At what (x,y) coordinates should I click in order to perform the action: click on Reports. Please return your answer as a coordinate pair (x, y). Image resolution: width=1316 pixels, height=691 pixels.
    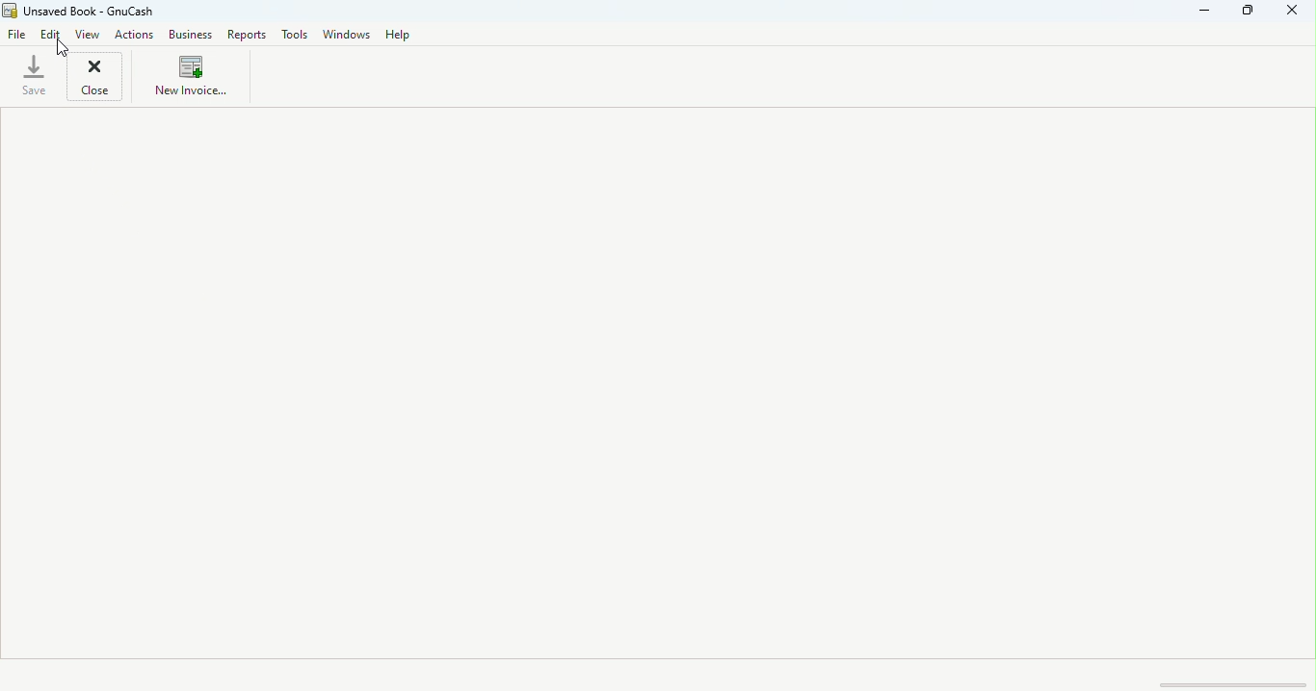
    Looking at the image, I should click on (250, 33).